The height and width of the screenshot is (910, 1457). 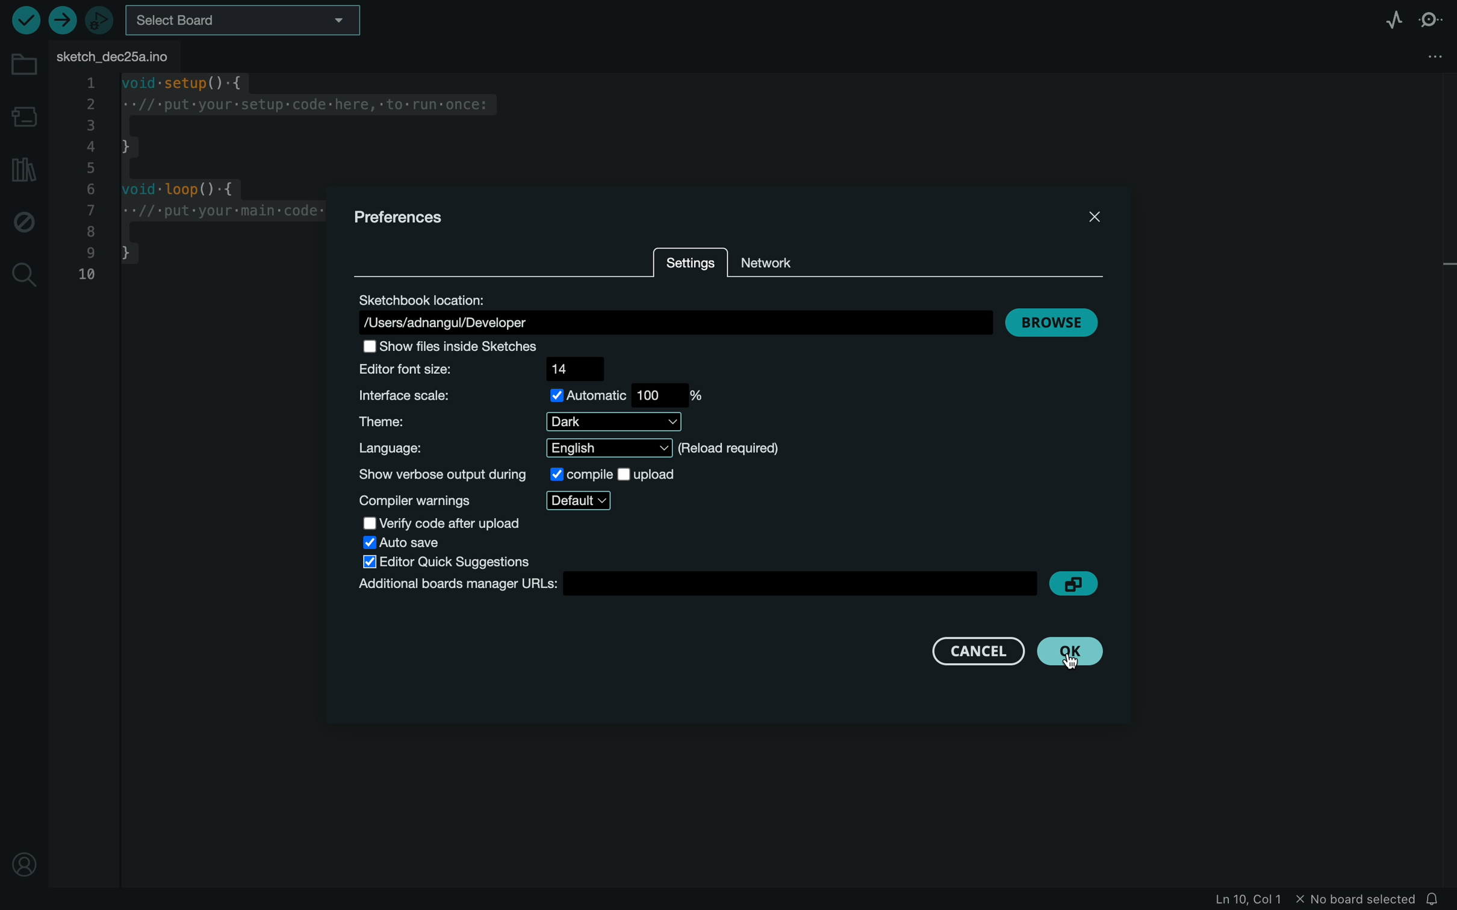 What do you see at coordinates (1433, 20) in the screenshot?
I see `serial monitor` at bounding box center [1433, 20].